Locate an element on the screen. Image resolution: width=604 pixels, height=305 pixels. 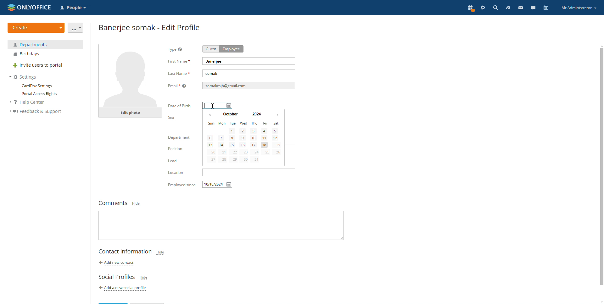
contact information is located at coordinates (125, 252).